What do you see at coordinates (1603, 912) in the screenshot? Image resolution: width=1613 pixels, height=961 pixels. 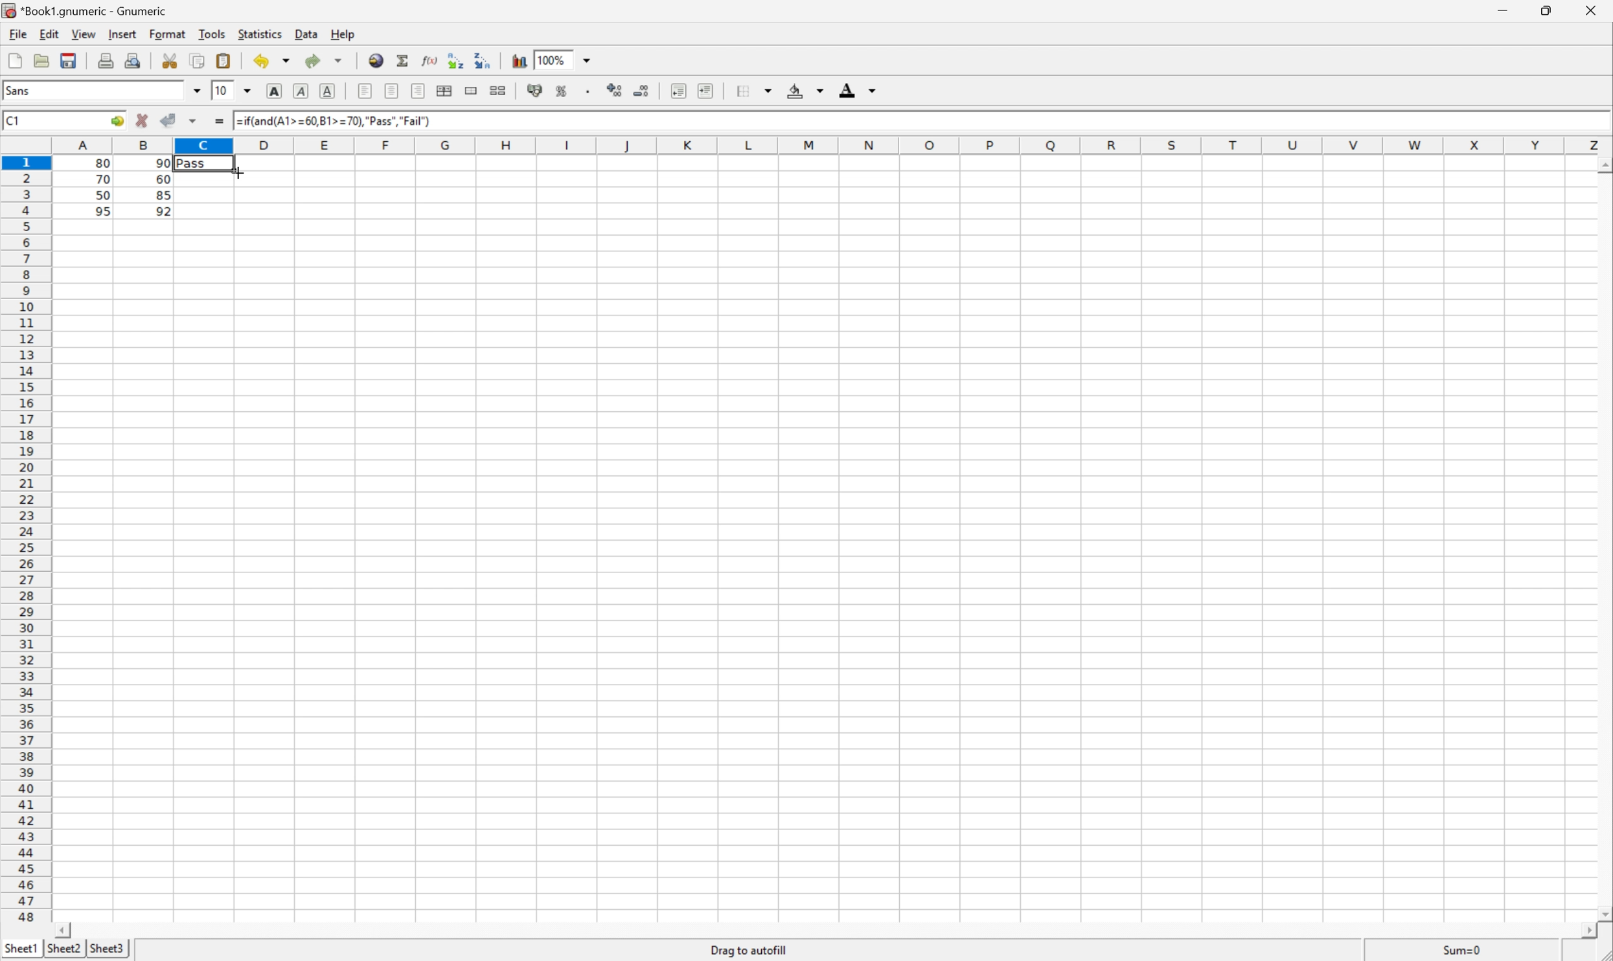 I see `Scroll Down` at bounding box center [1603, 912].